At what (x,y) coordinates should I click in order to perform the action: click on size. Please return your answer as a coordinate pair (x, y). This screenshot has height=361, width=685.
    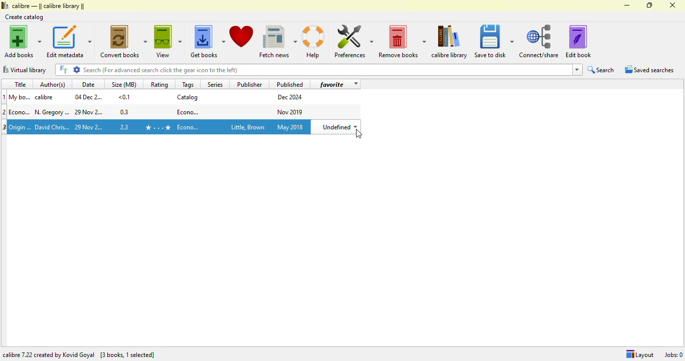
    Looking at the image, I should click on (124, 97).